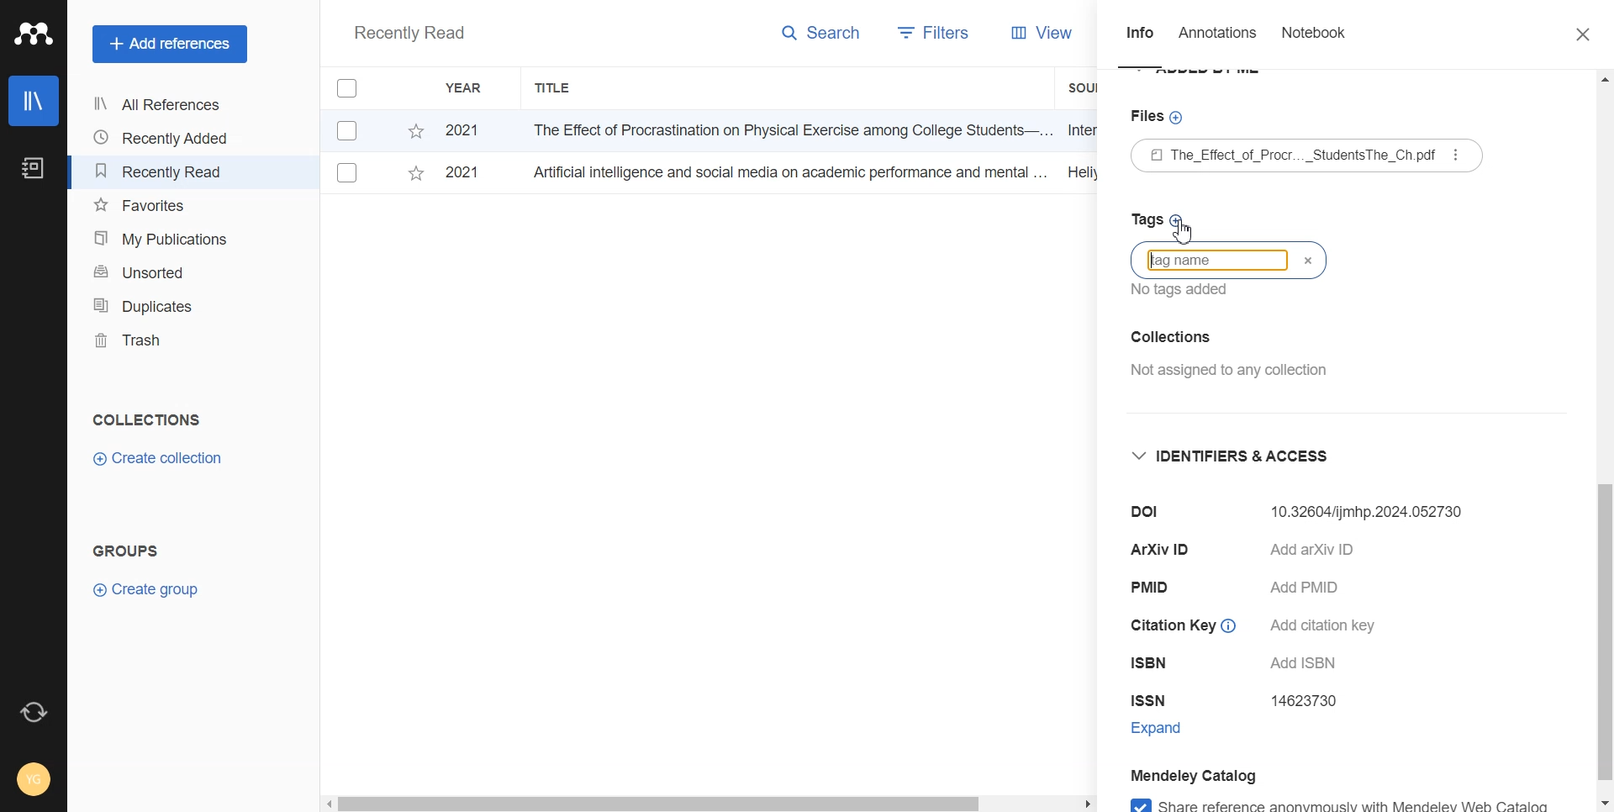 This screenshot has width=1614, height=812. Describe the element at coordinates (554, 88) in the screenshot. I see `Title` at that location.